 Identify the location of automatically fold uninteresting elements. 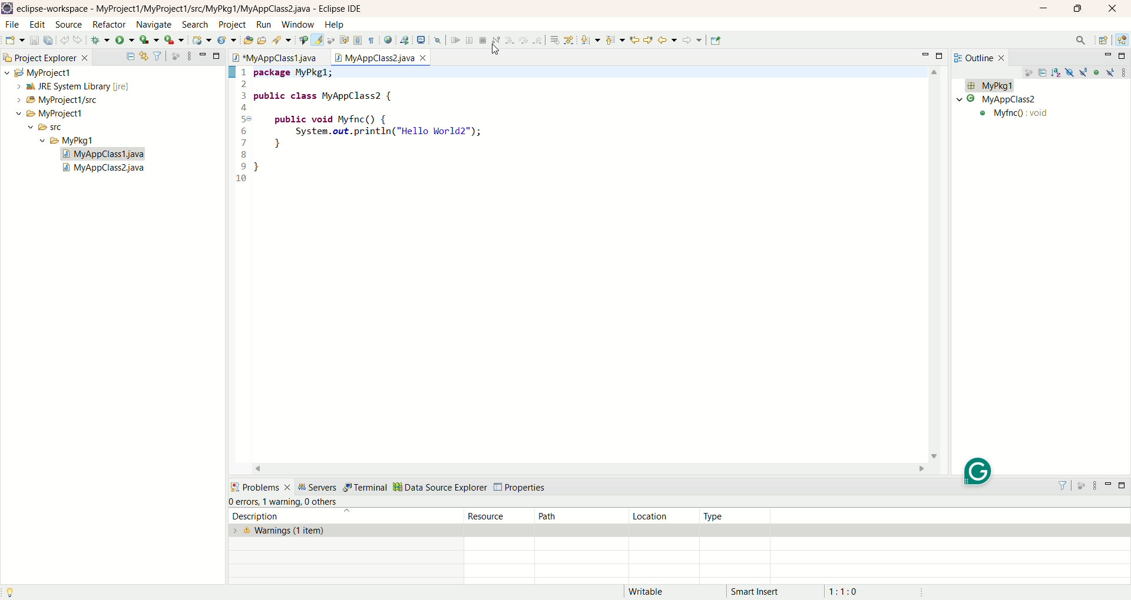
(333, 40).